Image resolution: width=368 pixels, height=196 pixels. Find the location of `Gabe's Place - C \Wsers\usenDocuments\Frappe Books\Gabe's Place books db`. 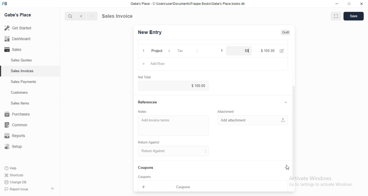

Gabe's Place - C \Wsers\usenDocuments\Frappe Books\Gabe's Place books db is located at coordinates (189, 5).